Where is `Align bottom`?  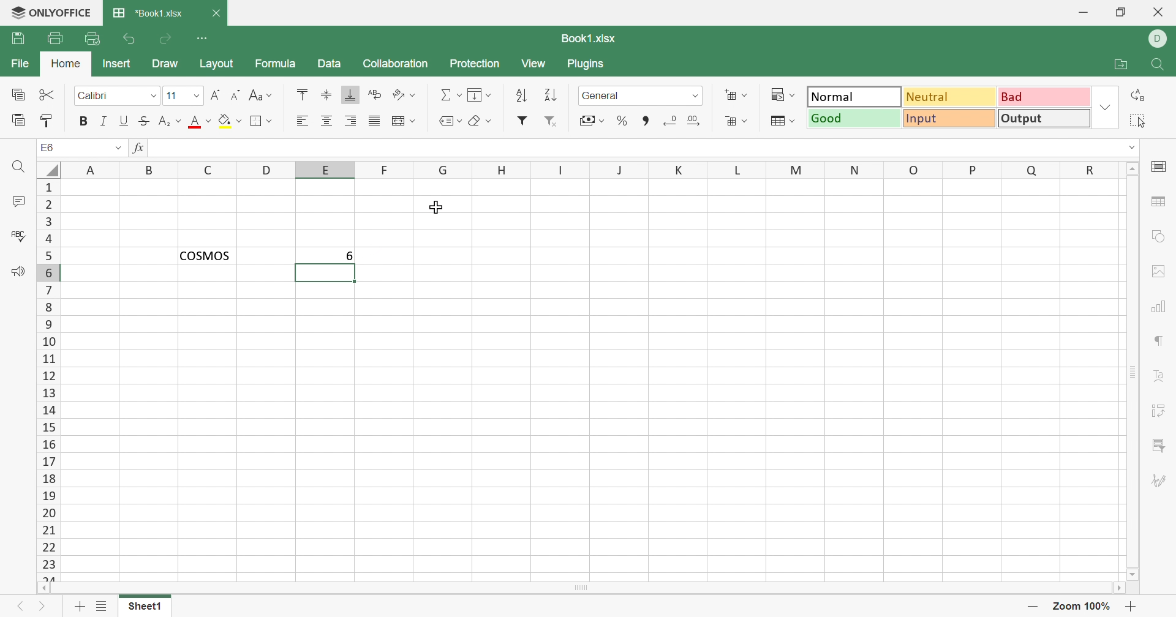
Align bottom is located at coordinates (351, 95).